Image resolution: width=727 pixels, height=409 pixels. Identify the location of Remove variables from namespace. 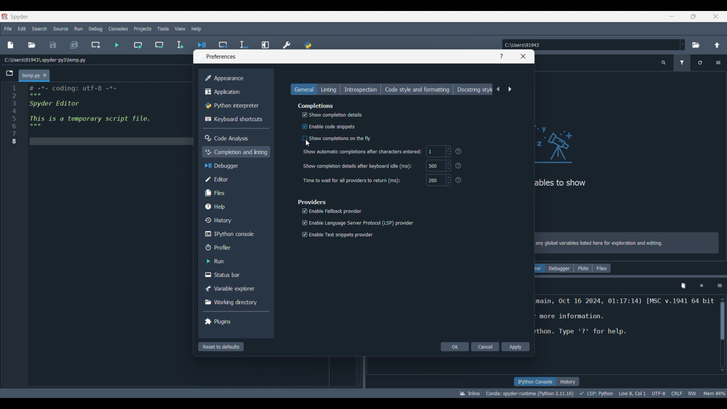
(683, 286).